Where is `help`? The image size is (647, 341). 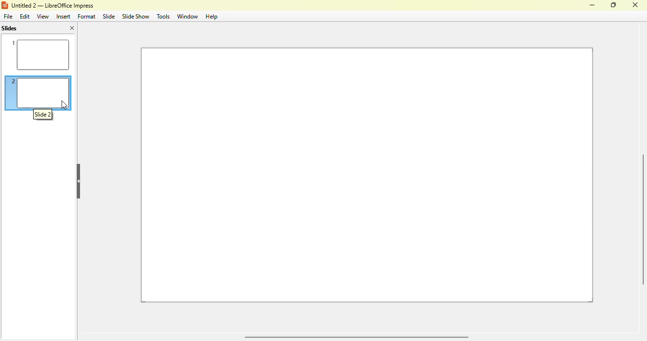
help is located at coordinates (212, 17).